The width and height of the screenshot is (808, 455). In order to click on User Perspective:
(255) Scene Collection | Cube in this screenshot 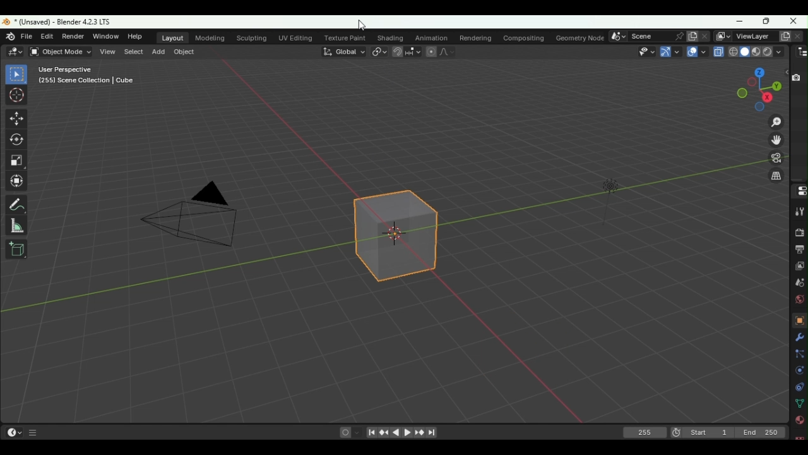, I will do `click(86, 75)`.